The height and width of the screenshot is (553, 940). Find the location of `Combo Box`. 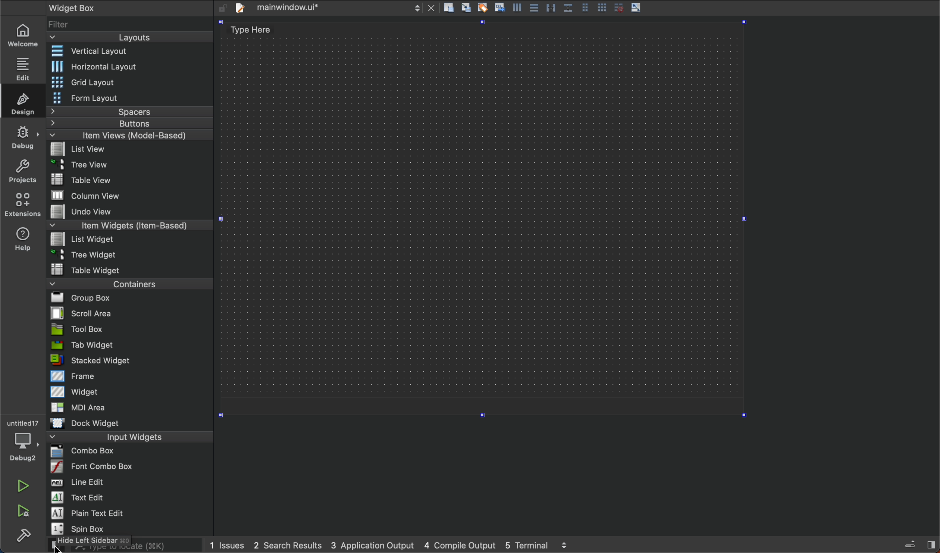

Combo Box is located at coordinates (86, 452).